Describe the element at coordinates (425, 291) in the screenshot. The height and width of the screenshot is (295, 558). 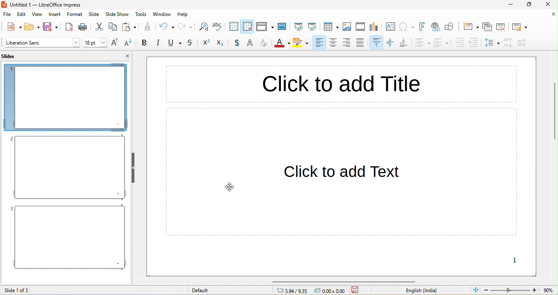
I see `text language` at that location.